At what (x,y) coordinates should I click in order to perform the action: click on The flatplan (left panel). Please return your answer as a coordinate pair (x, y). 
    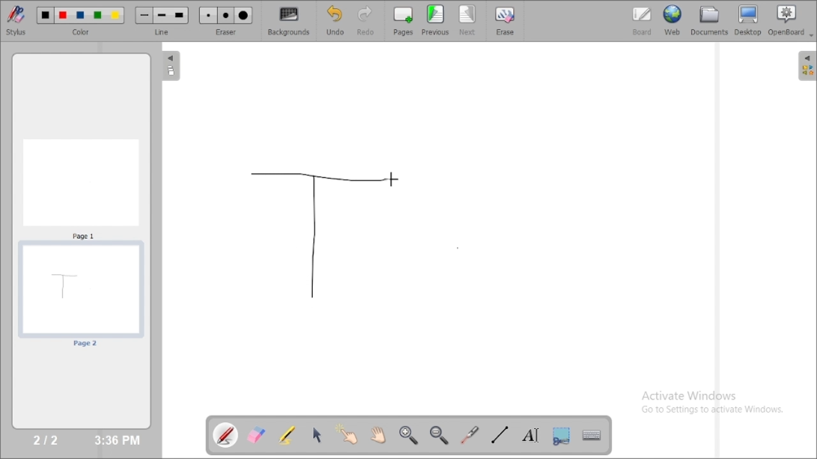
    Looking at the image, I should click on (170, 67).